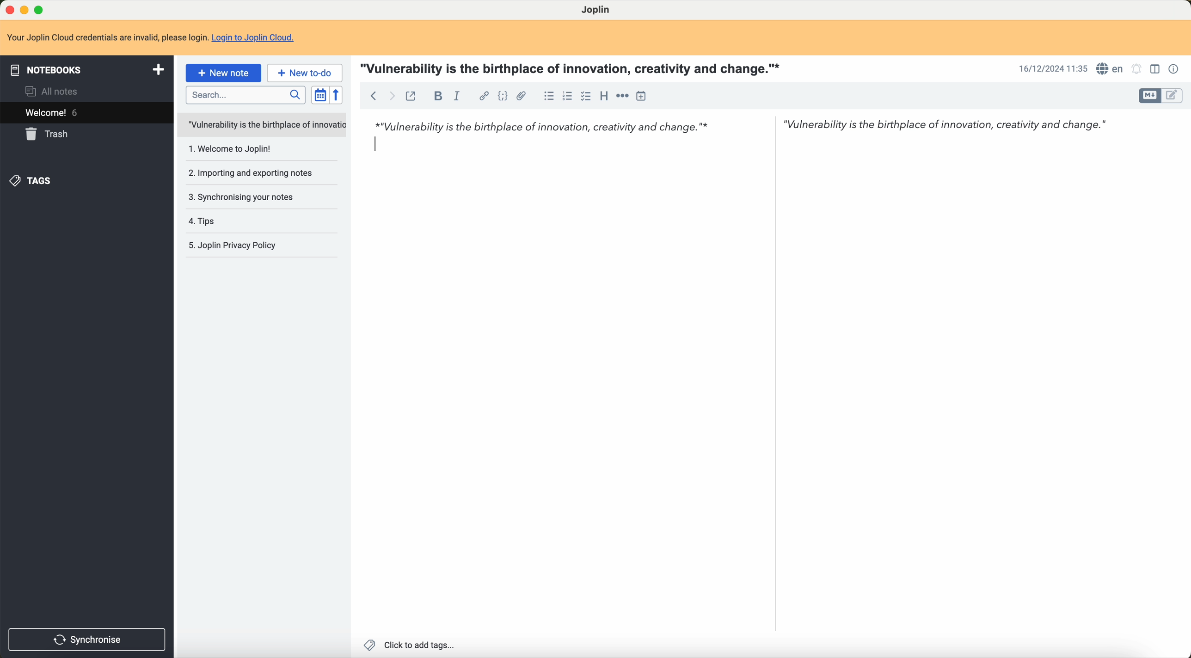  Describe the element at coordinates (586, 97) in the screenshot. I see `checkbox` at that location.